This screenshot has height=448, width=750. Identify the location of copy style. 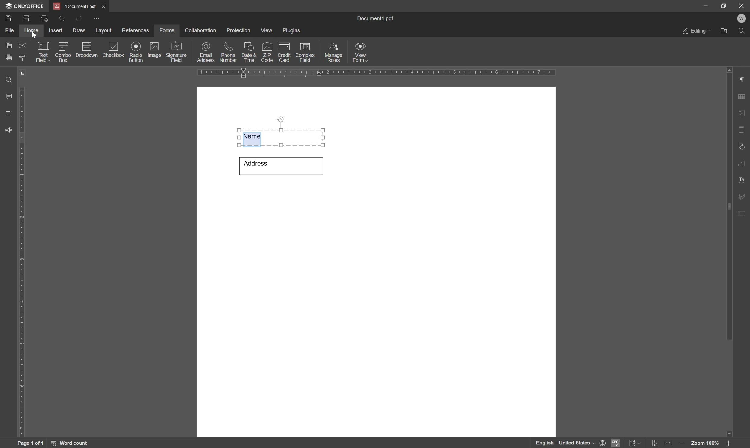
(23, 57).